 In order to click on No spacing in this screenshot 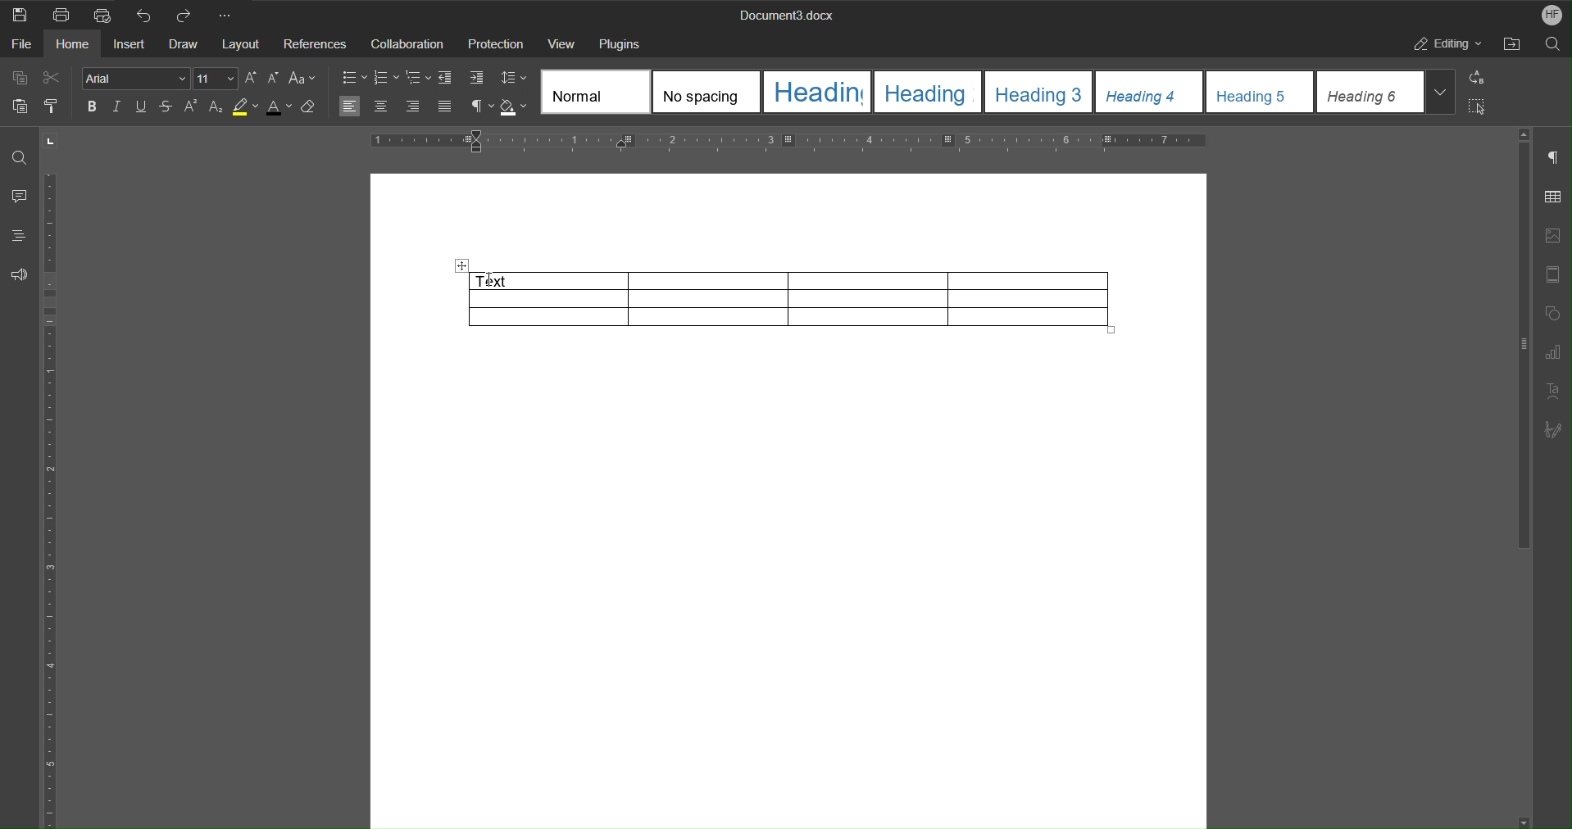, I will do `click(706, 93)`.